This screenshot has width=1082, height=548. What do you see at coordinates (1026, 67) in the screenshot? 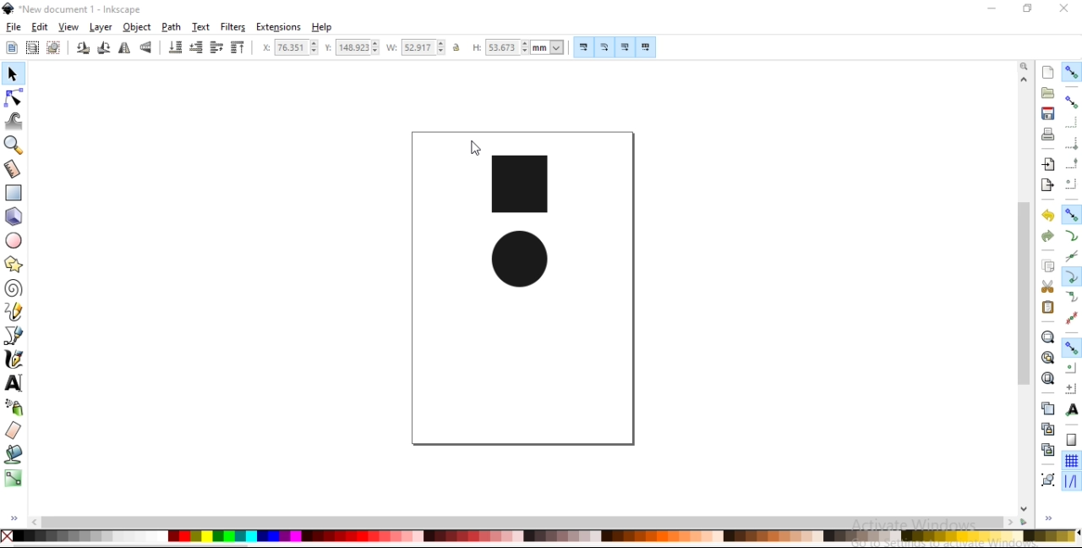
I see `zoom` at bounding box center [1026, 67].